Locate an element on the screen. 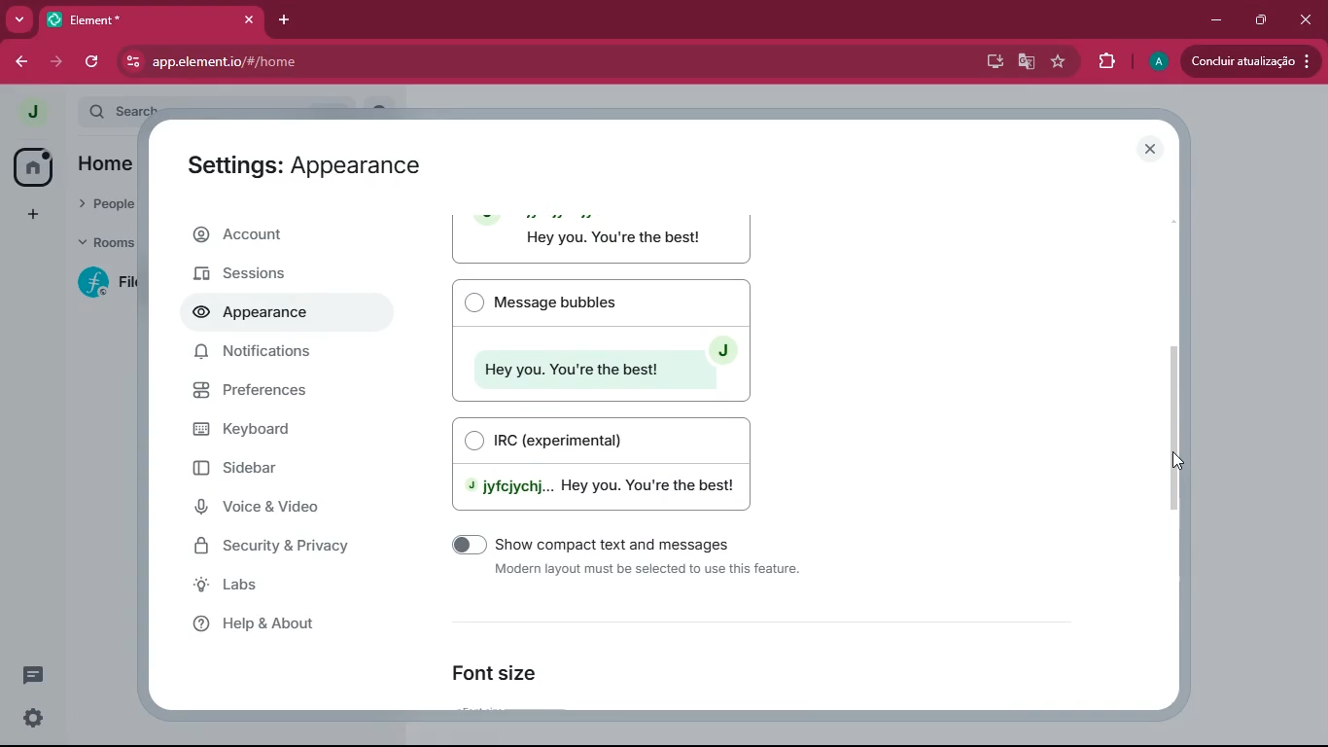 This screenshot has height=747, width=1328. account is located at coordinates (278, 236).